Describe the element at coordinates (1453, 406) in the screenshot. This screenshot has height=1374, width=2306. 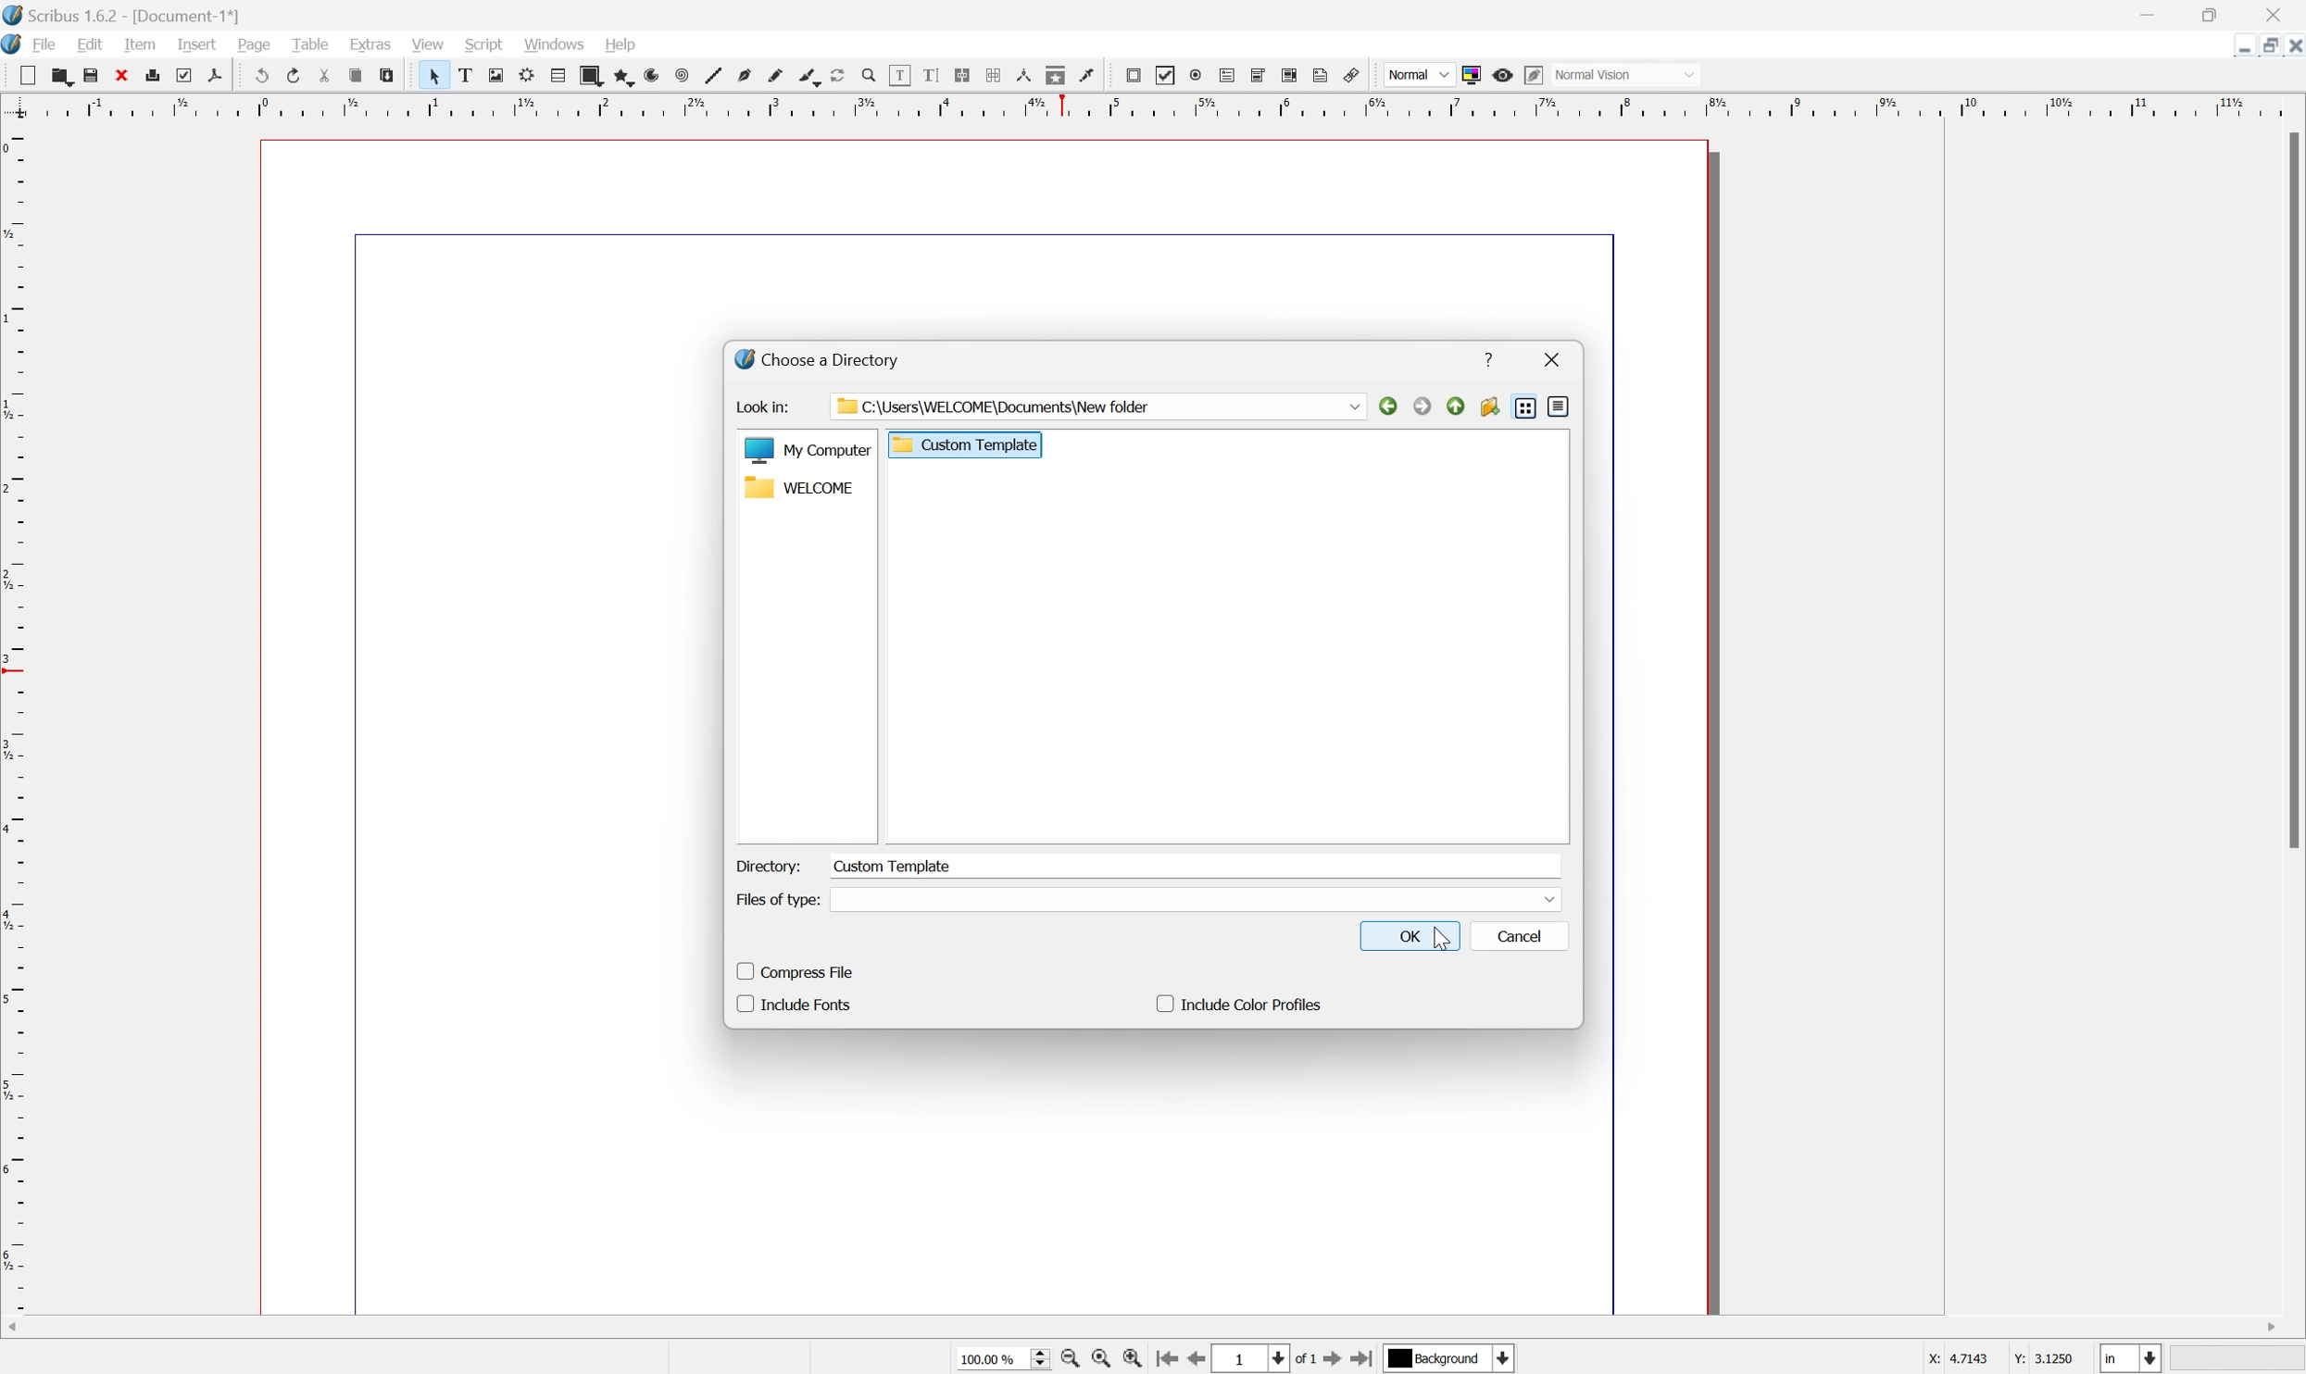
I see `parent directory` at that location.